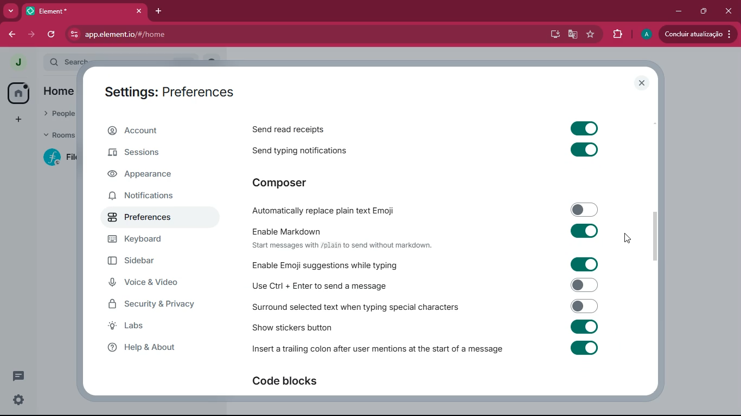  What do you see at coordinates (20, 374) in the screenshot?
I see `comments` at bounding box center [20, 374].